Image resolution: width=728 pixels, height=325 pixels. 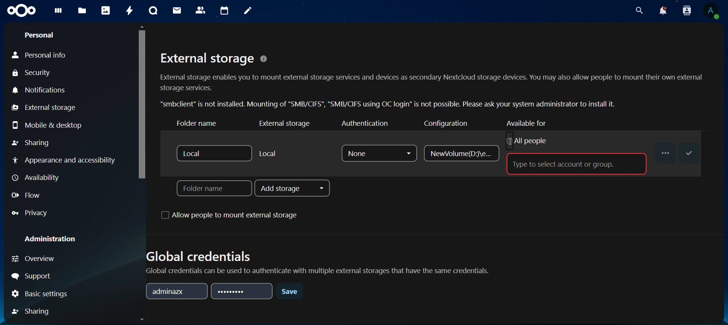 I want to click on support, so click(x=34, y=274).